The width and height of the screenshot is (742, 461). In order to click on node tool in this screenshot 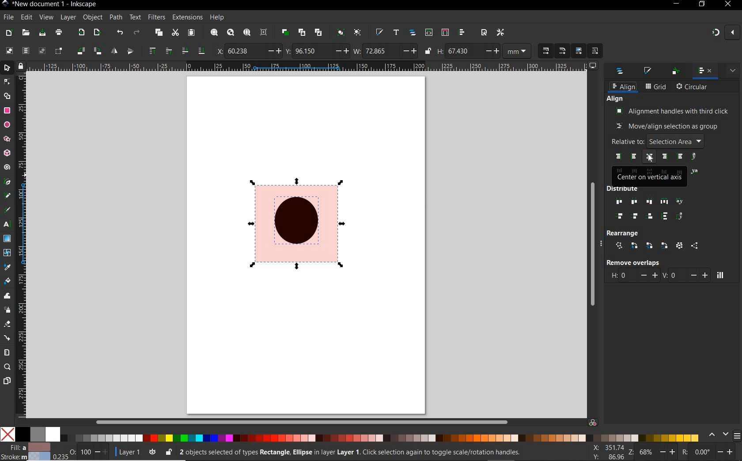, I will do `click(6, 81)`.